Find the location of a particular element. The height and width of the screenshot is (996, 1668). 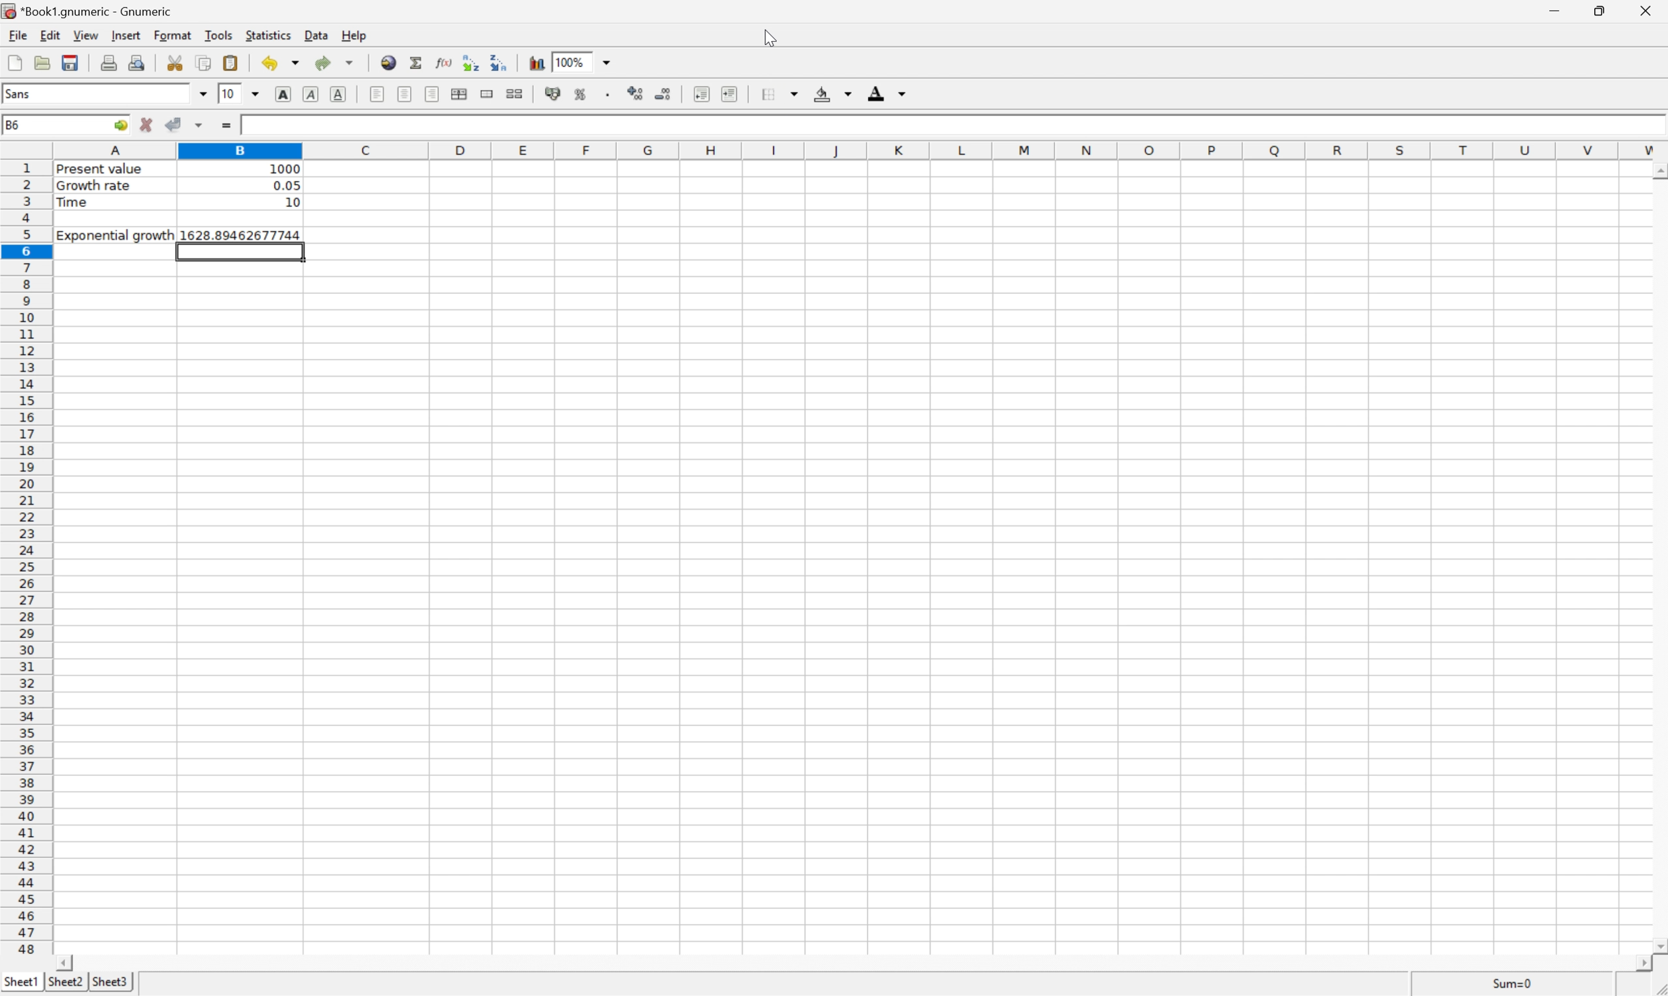

0.05 is located at coordinates (284, 185).